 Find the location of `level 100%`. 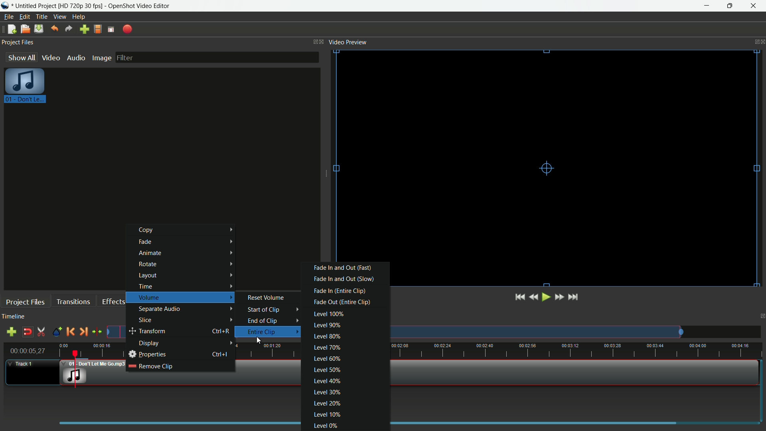

level 100% is located at coordinates (328, 314).